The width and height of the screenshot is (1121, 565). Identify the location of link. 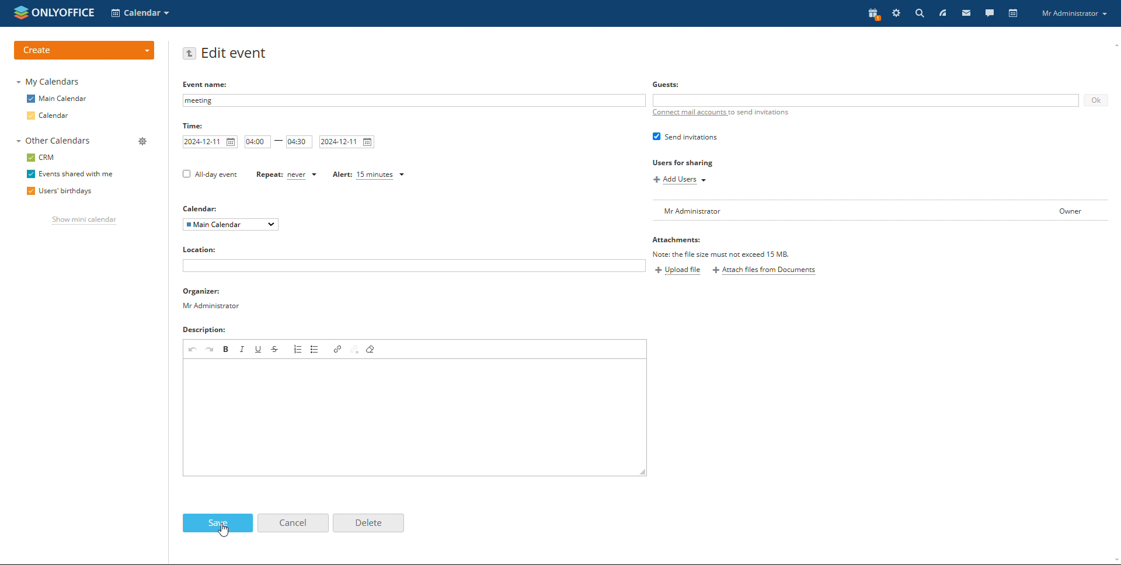
(337, 349).